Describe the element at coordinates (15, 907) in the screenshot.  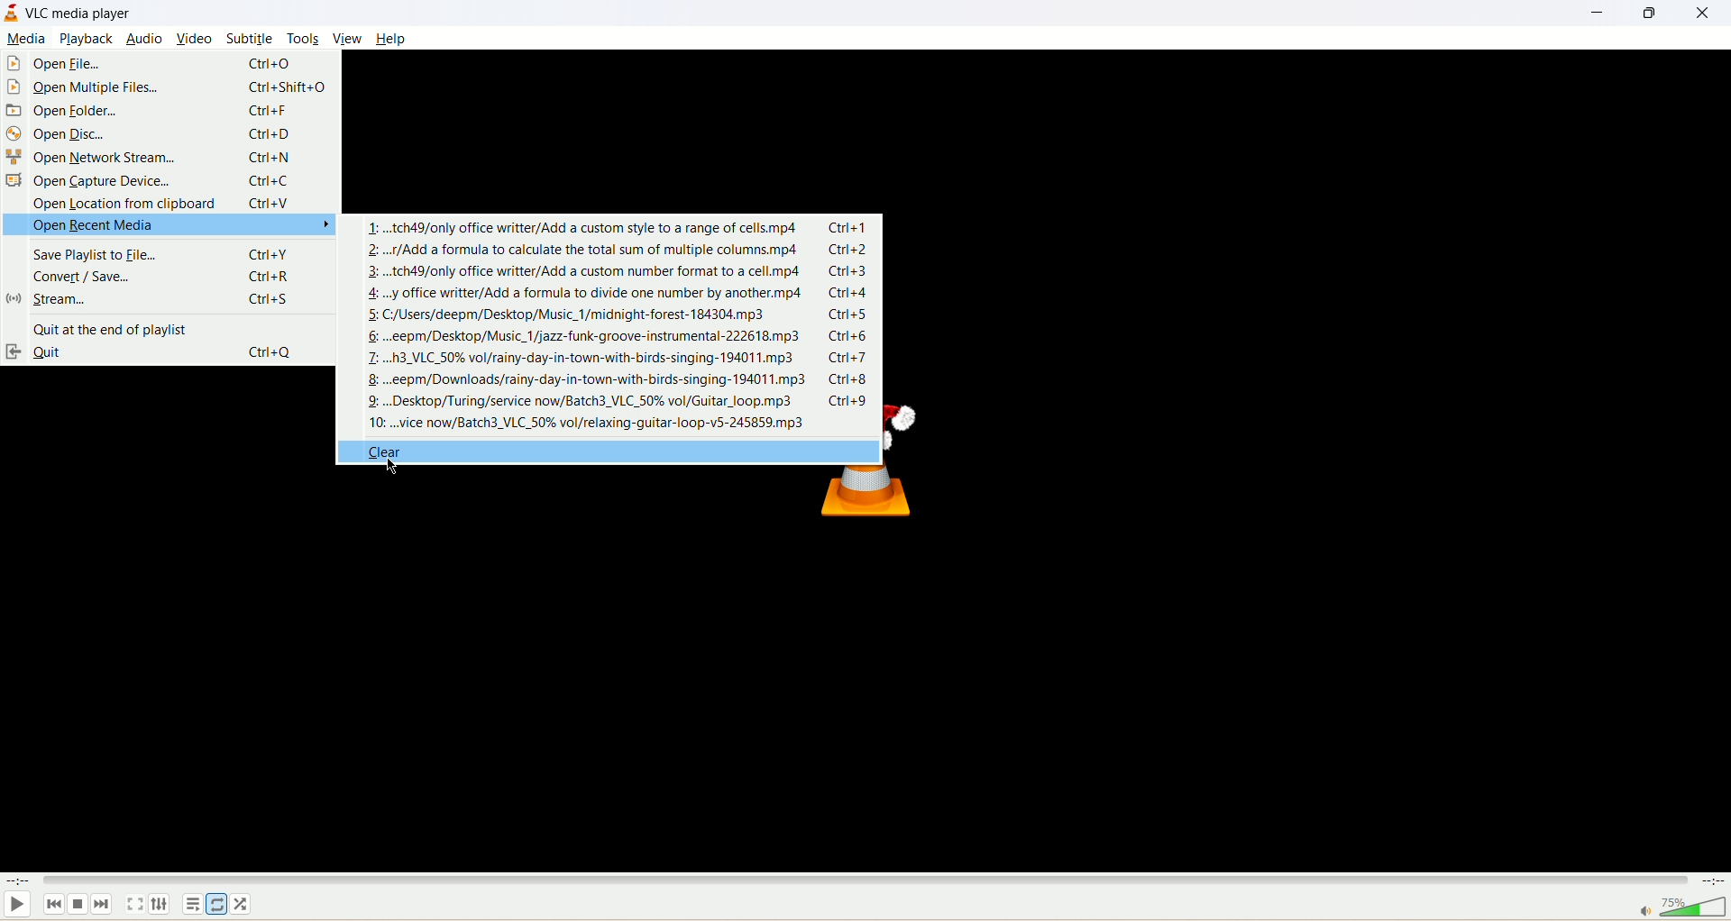
I see `play` at that location.